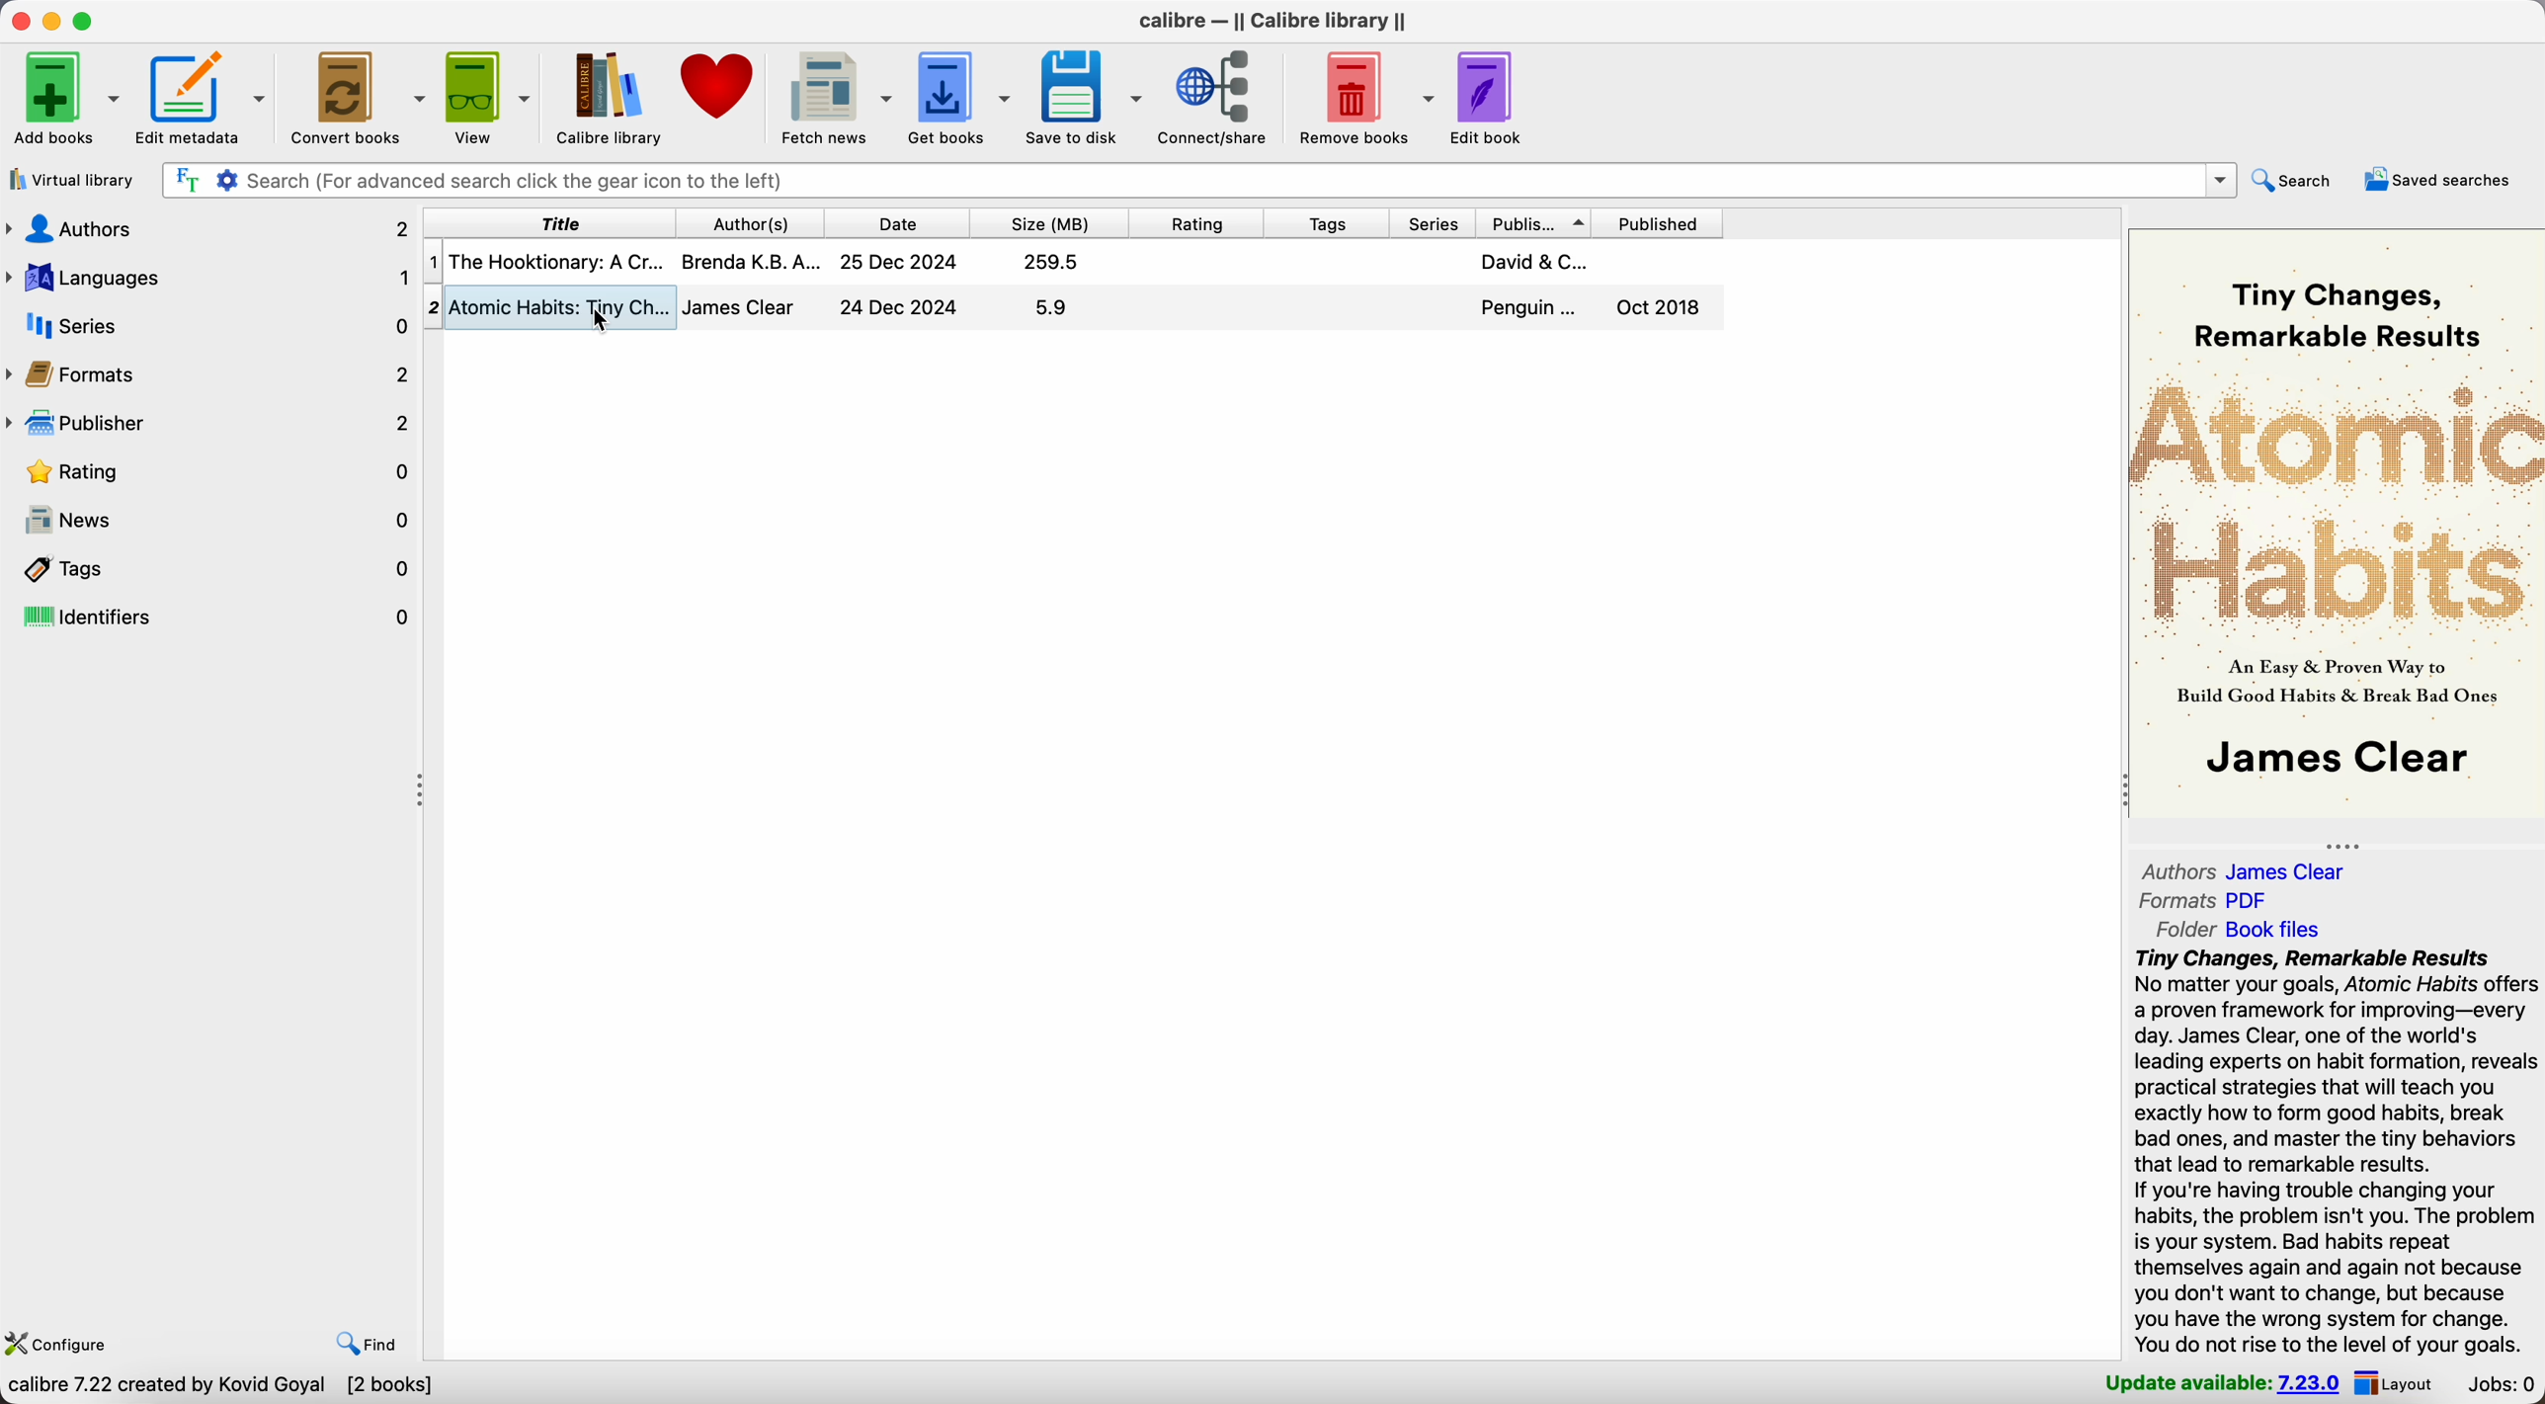  I want to click on Cursor, so click(605, 322).